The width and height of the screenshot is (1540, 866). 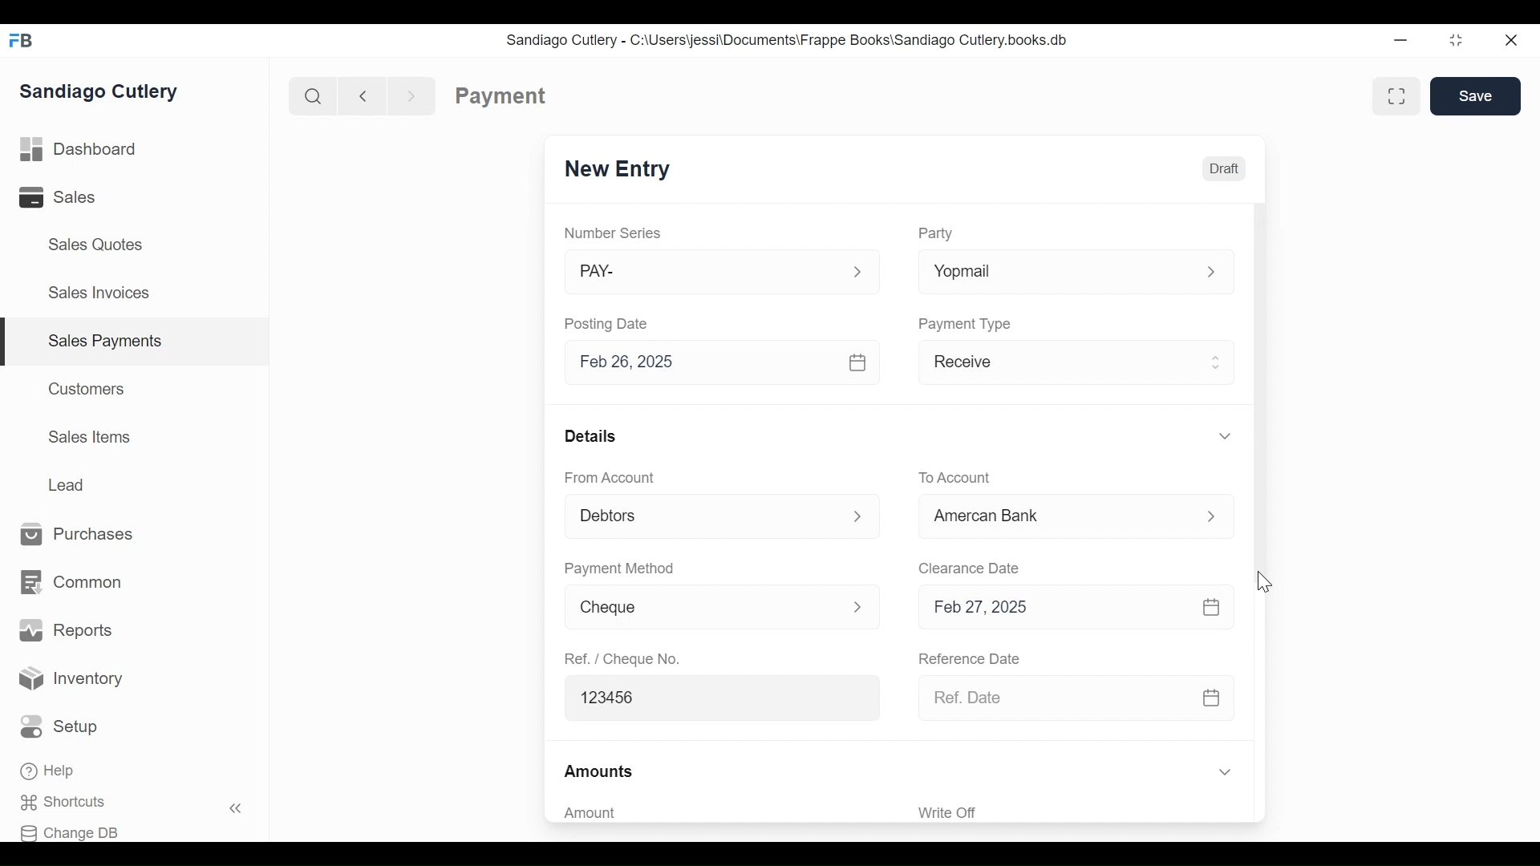 What do you see at coordinates (1224, 435) in the screenshot?
I see `Expand` at bounding box center [1224, 435].